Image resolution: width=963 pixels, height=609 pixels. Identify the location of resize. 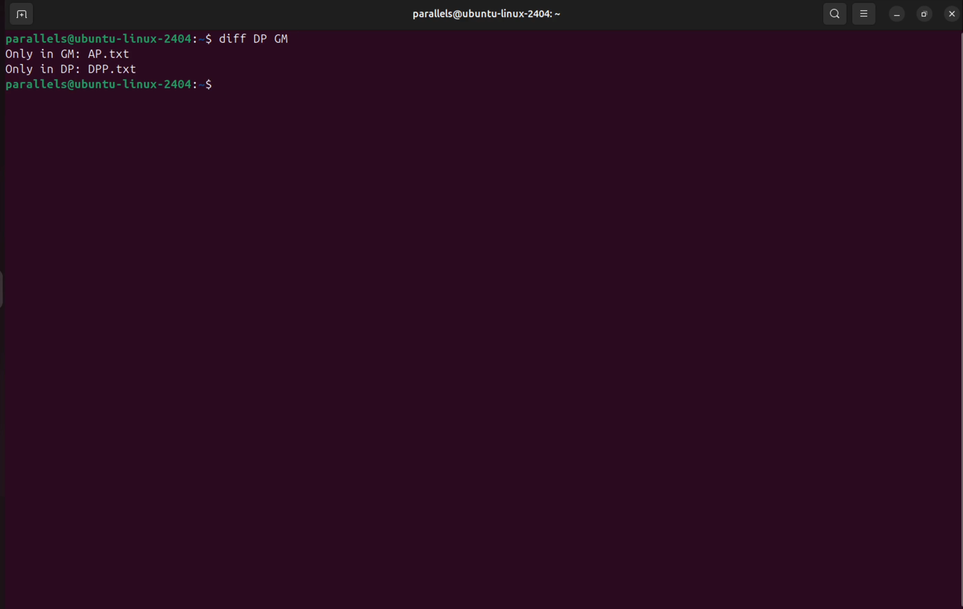
(926, 15).